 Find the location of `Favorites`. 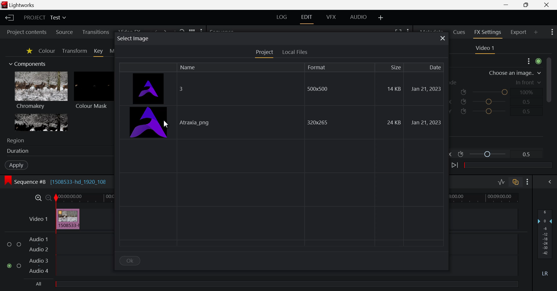

Favorites is located at coordinates (30, 52).